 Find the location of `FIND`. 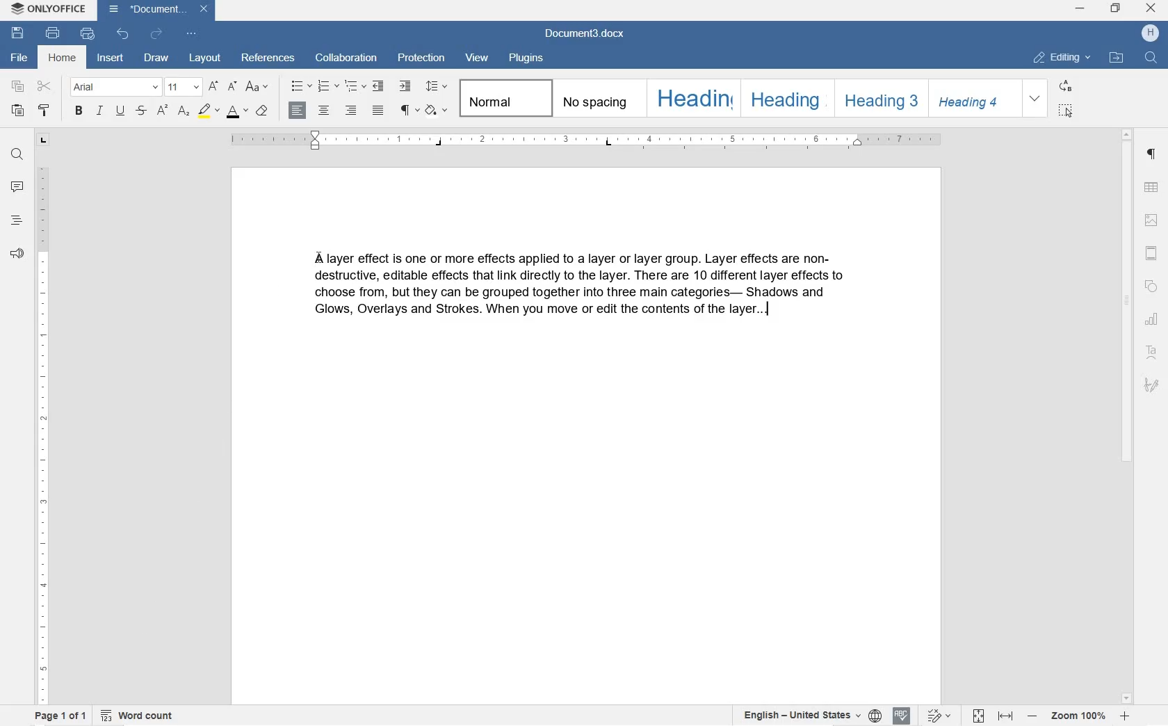

FIND is located at coordinates (1150, 57).